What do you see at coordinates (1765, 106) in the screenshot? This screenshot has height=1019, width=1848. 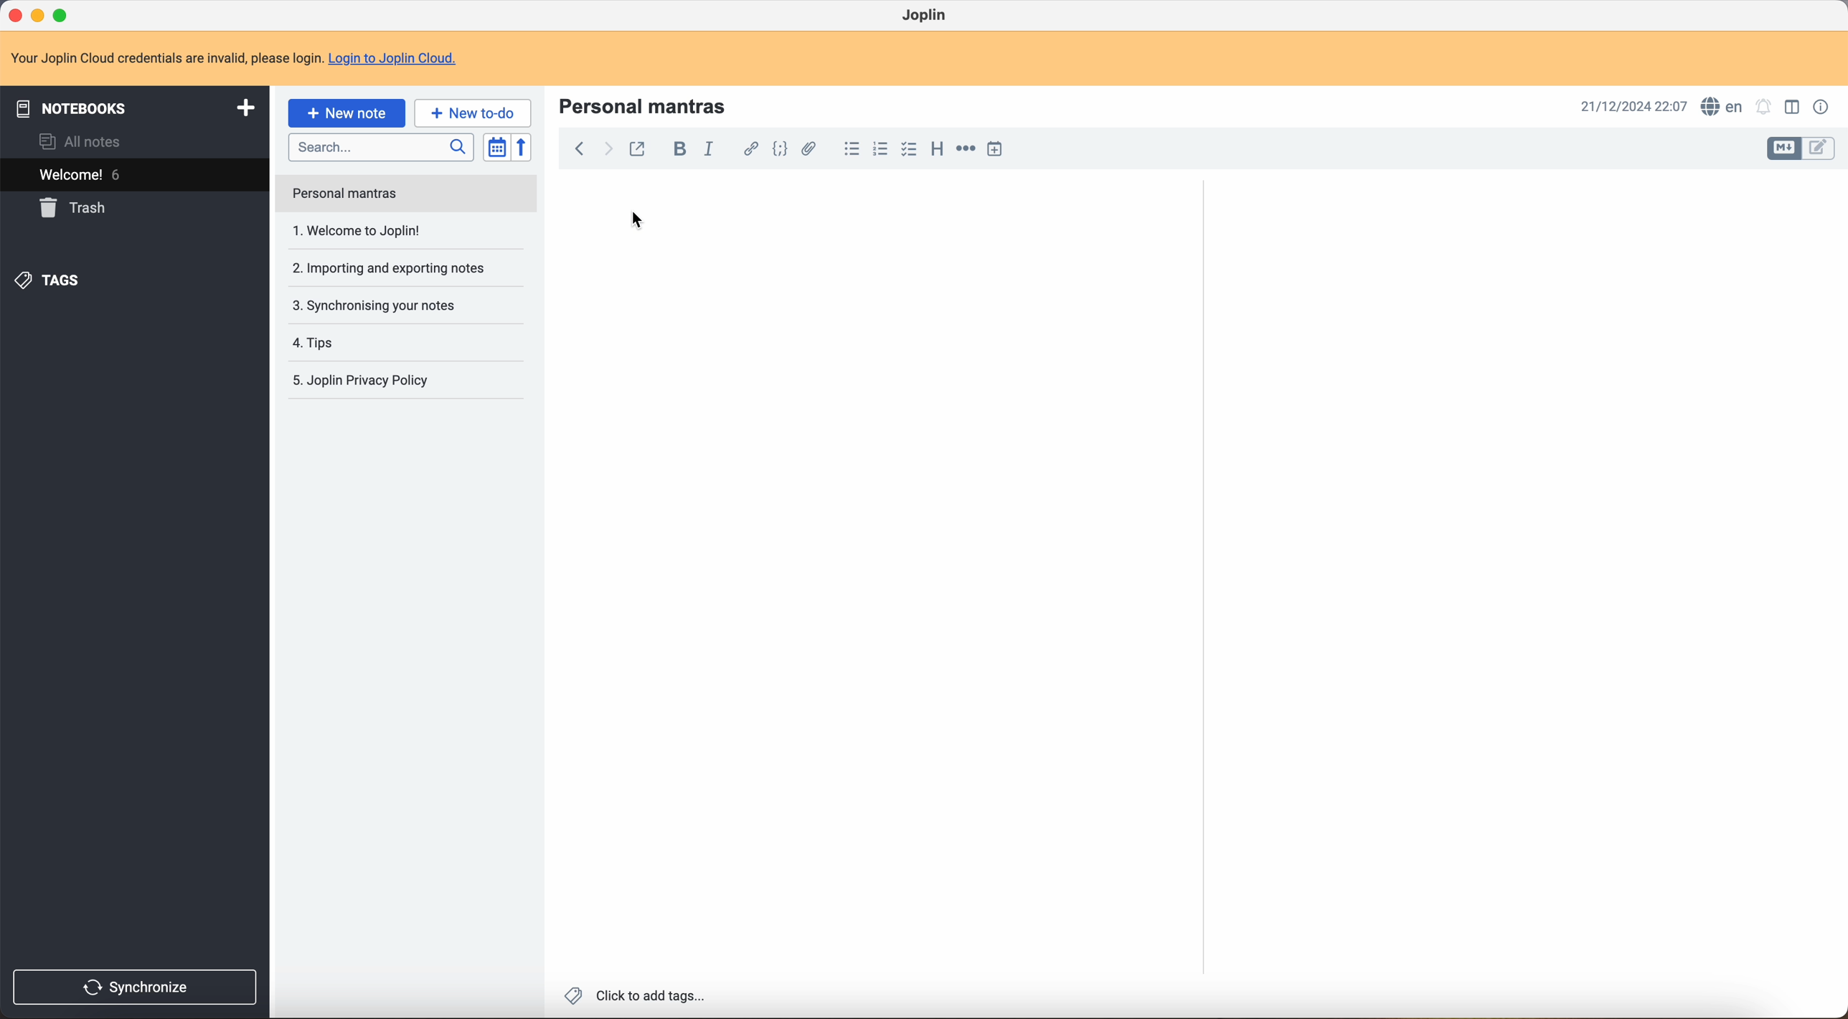 I see `set alarm` at bounding box center [1765, 106].